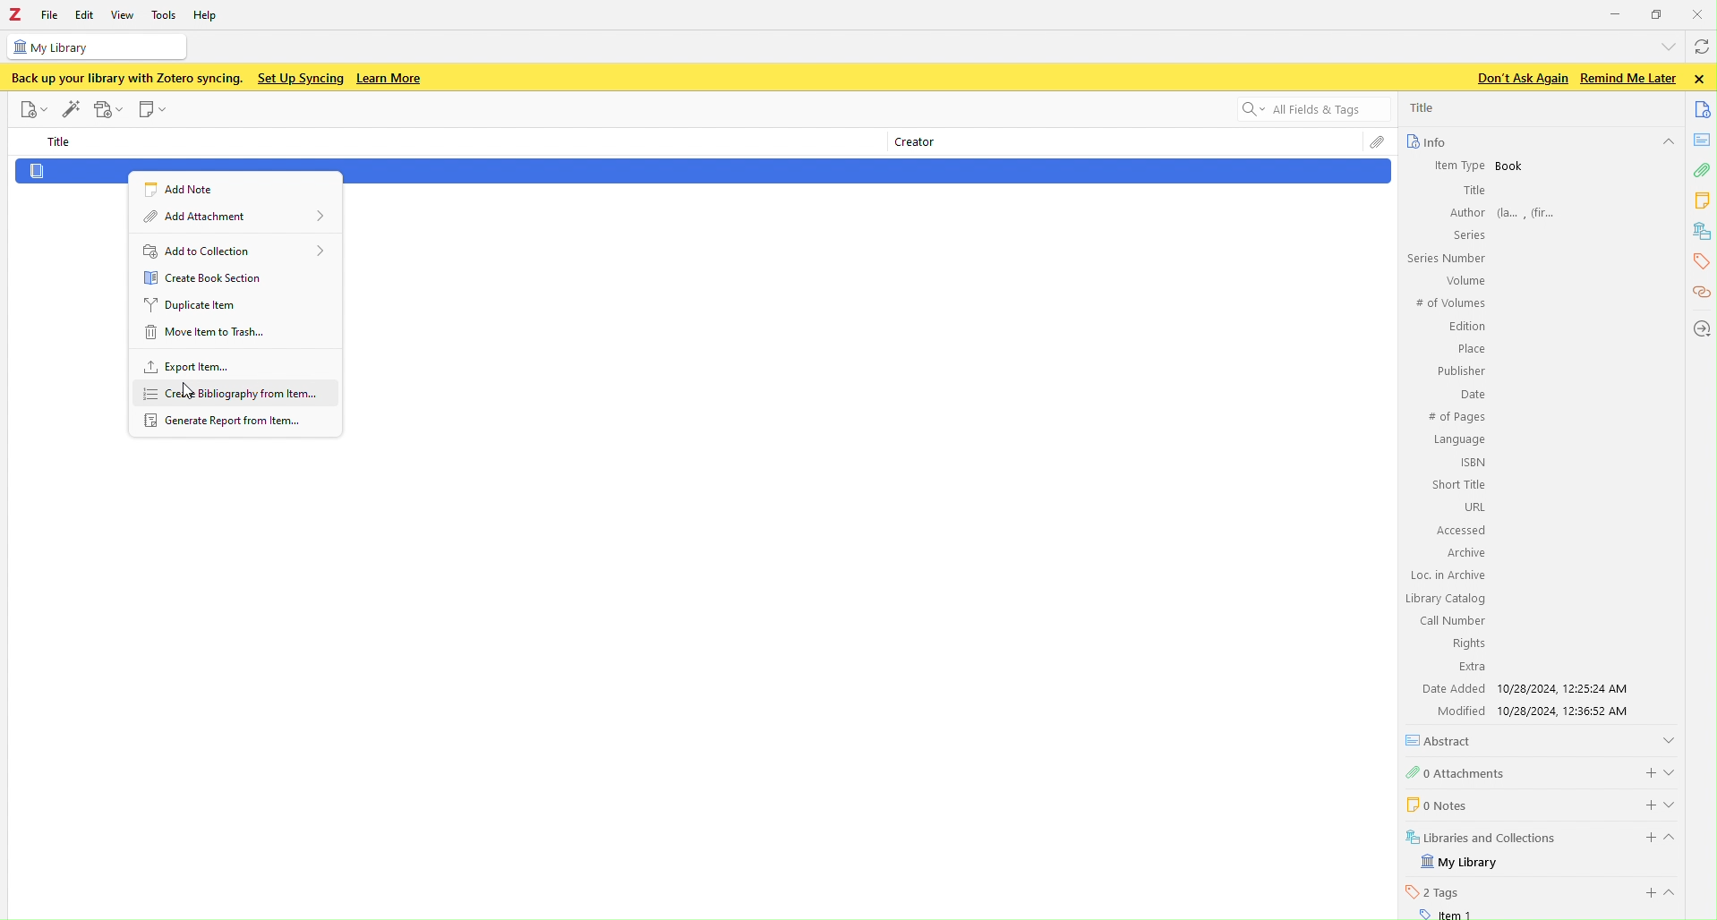  What do you see at coordinates (1456, 418) in the screenshot?
I see `# of Pages` at bounding box center [1456, 418].